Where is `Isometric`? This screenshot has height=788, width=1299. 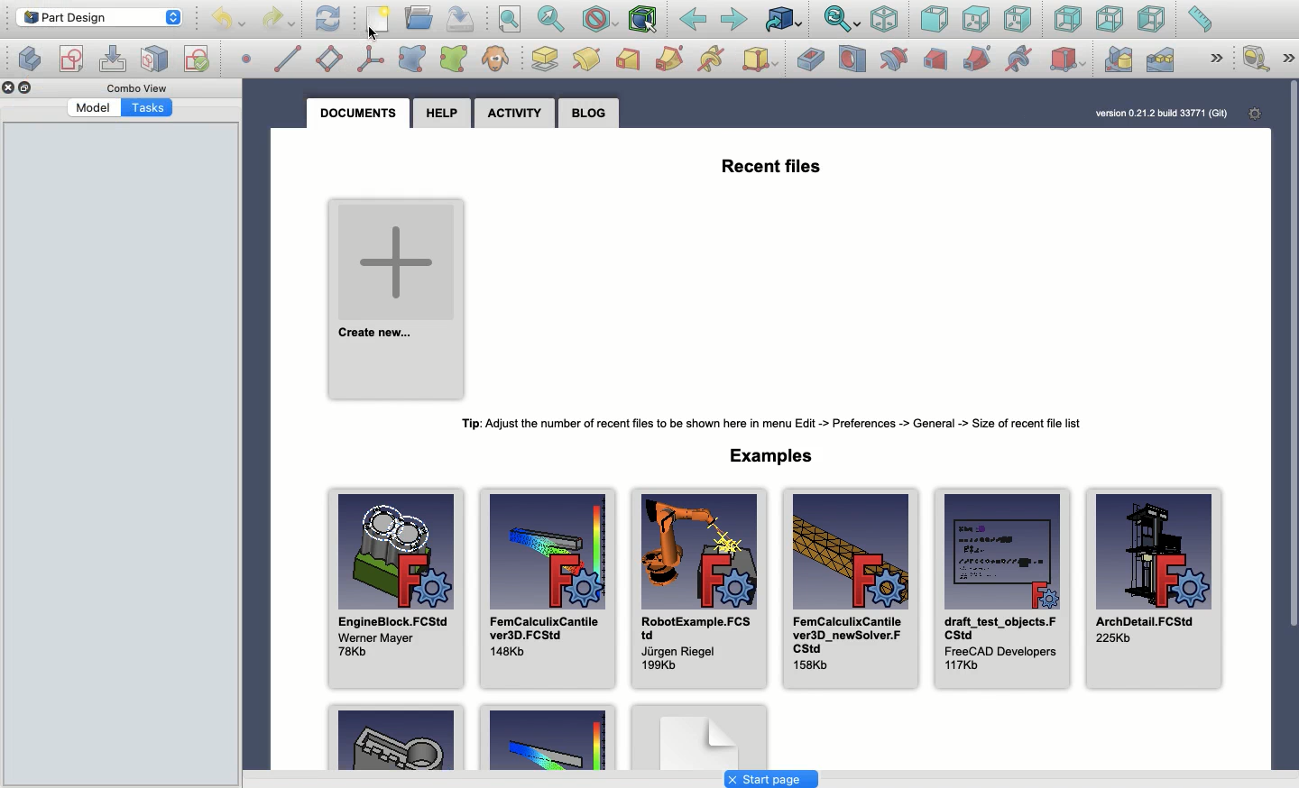 Isometric is located at coordinates (883, 21).